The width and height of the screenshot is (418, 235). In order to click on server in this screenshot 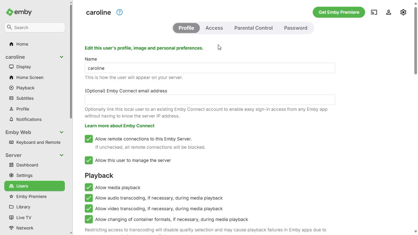, I will do `click(35, 155)`.